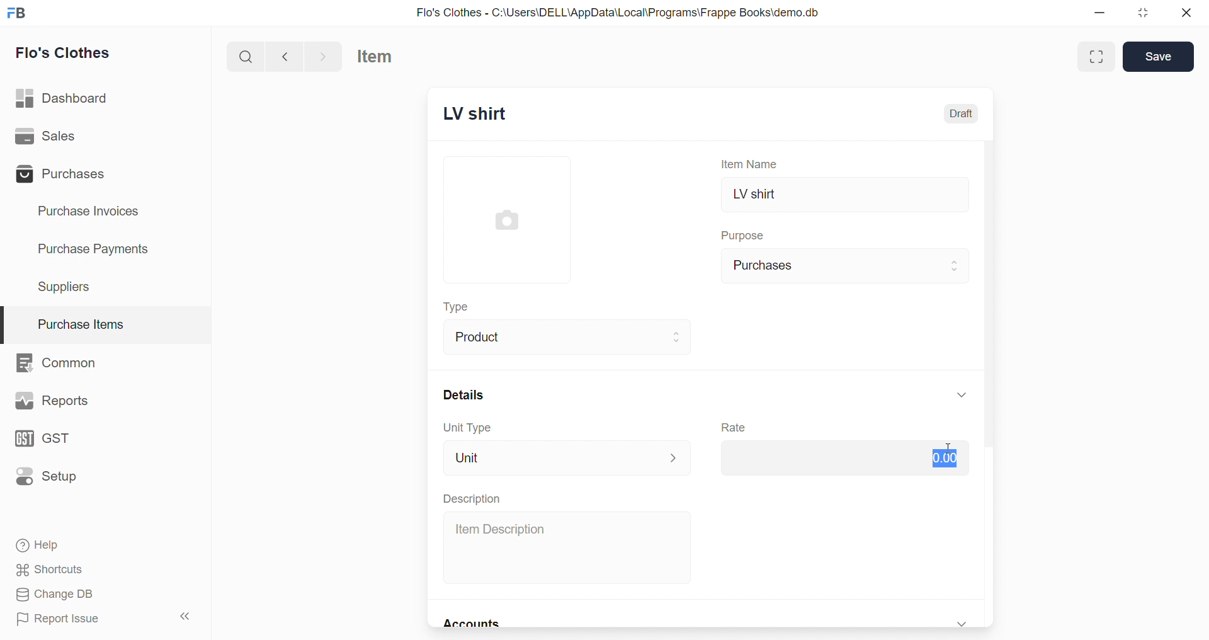  Describe the element at coordinates (64, 174) in the screenshot. I see `Purchases` at that location.